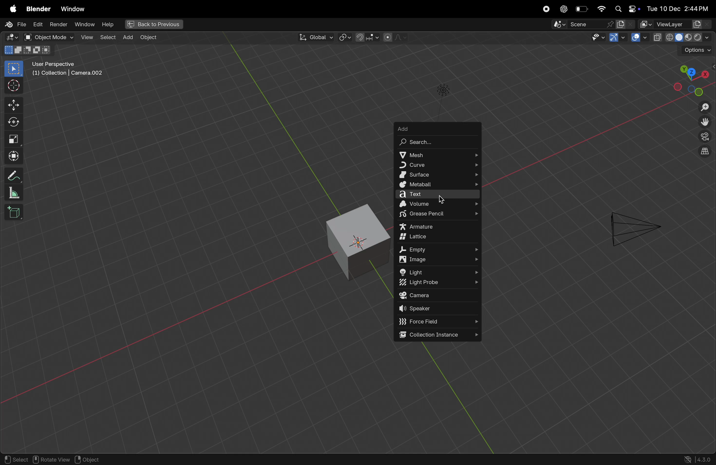 The width and height of the screenshot is (716, 465). Describe the element at coordinates (438, 185) in the screenshot. I see `Metaball` at that location.